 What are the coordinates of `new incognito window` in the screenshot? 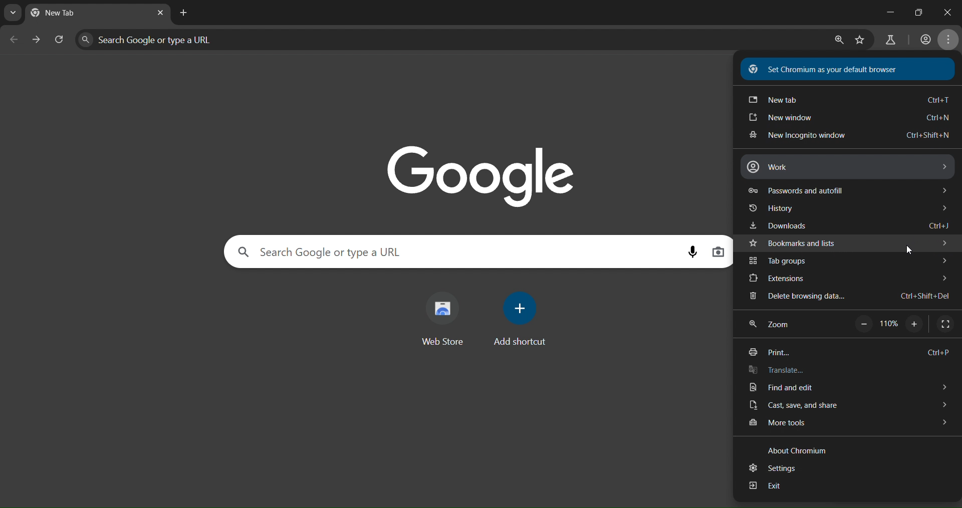 It's located at (852, 135).